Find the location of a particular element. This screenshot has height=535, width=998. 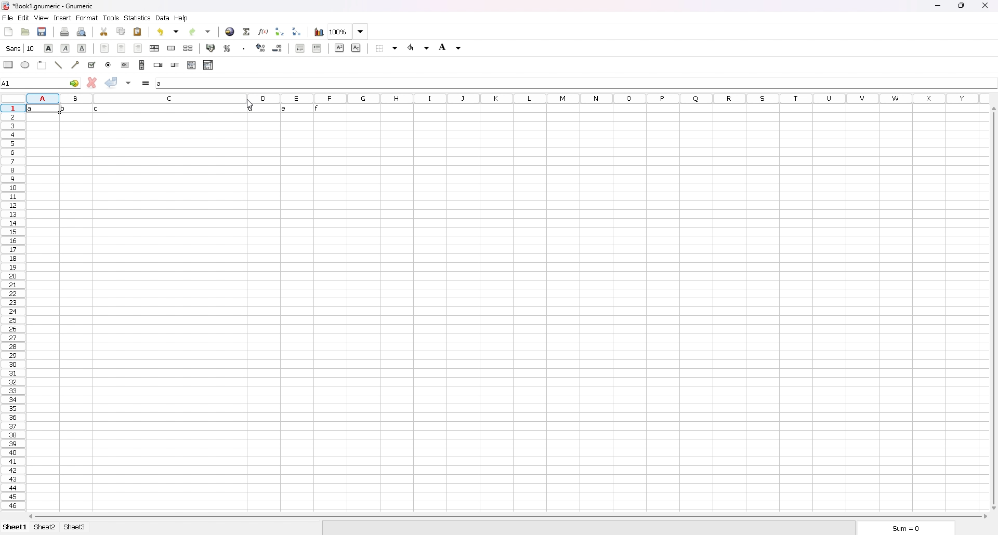

minimize is located at coordinates (937, 6).